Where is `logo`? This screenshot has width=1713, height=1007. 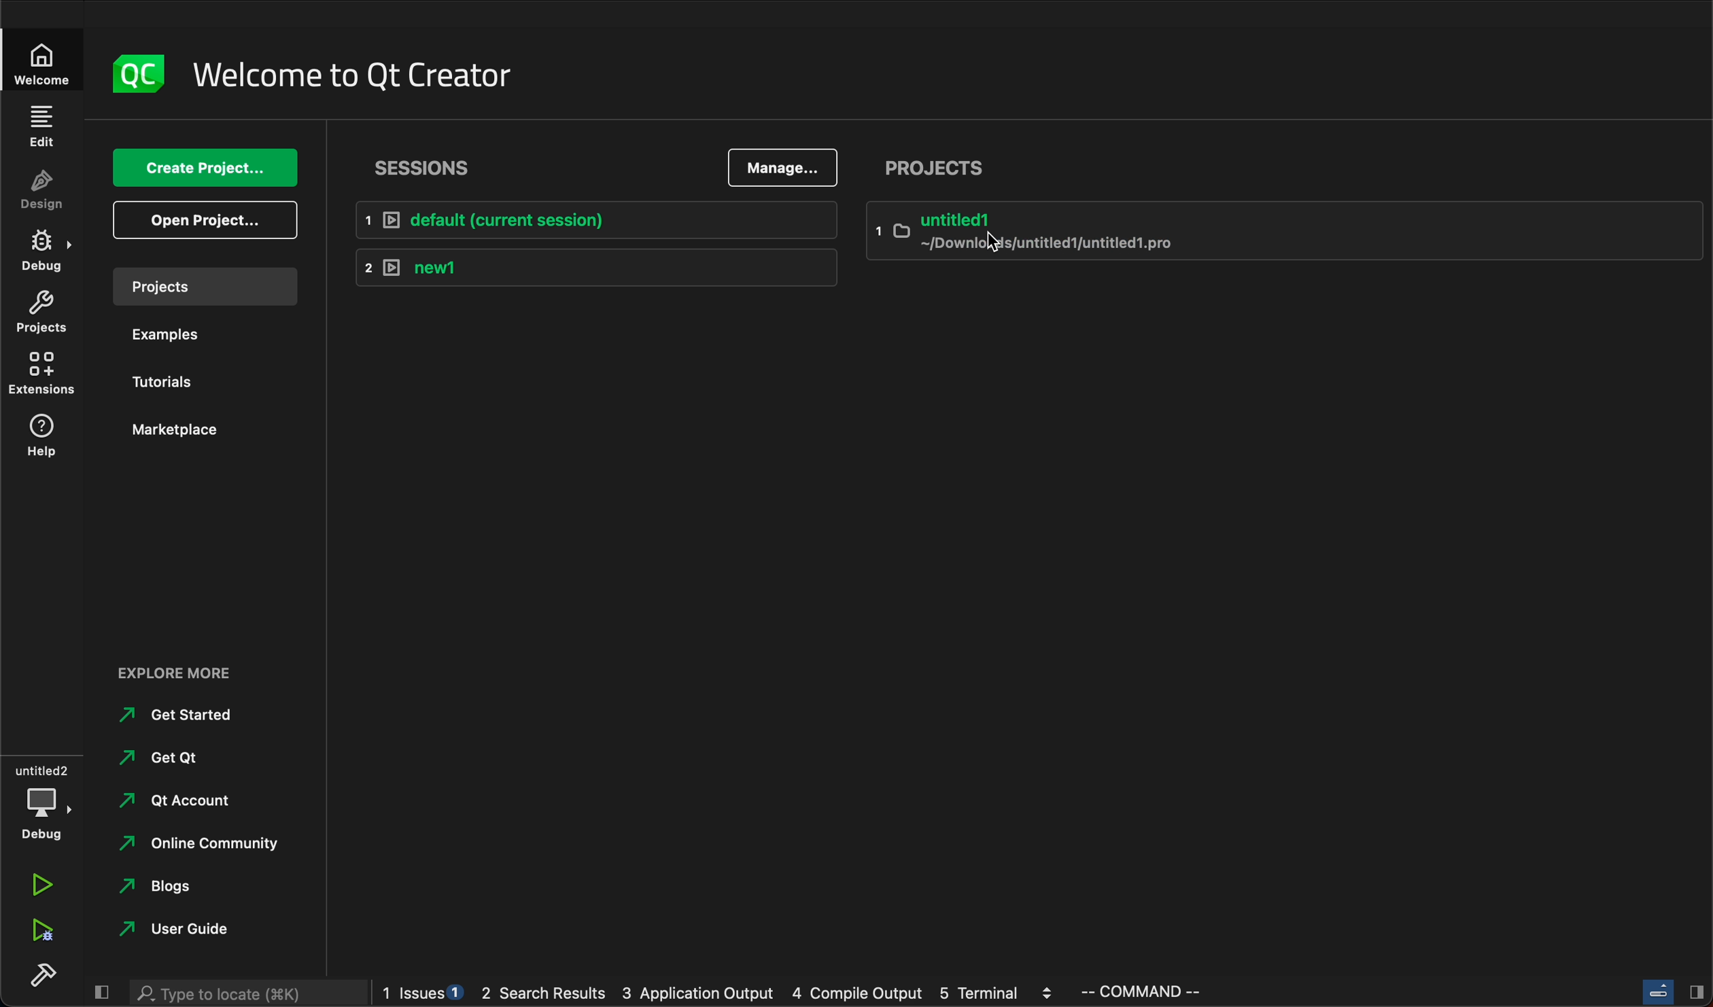 logo is located at coordinates (132, 75).